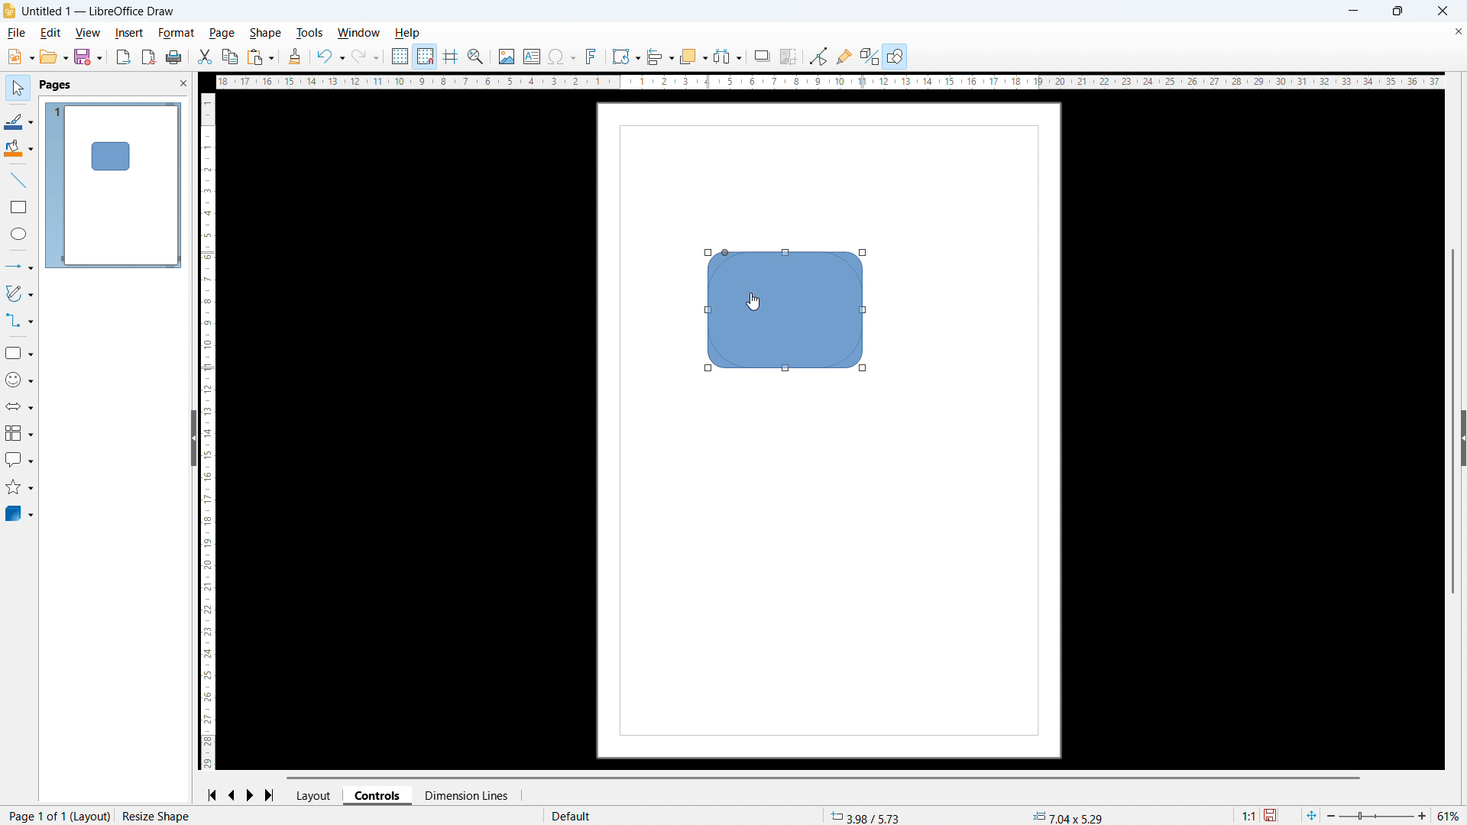 The height and width of the screenshot is (825, 1467). What do you see at coordinates (379, 794) in the screenshot?
I see `Controls ` at bounding box center [379, 794].